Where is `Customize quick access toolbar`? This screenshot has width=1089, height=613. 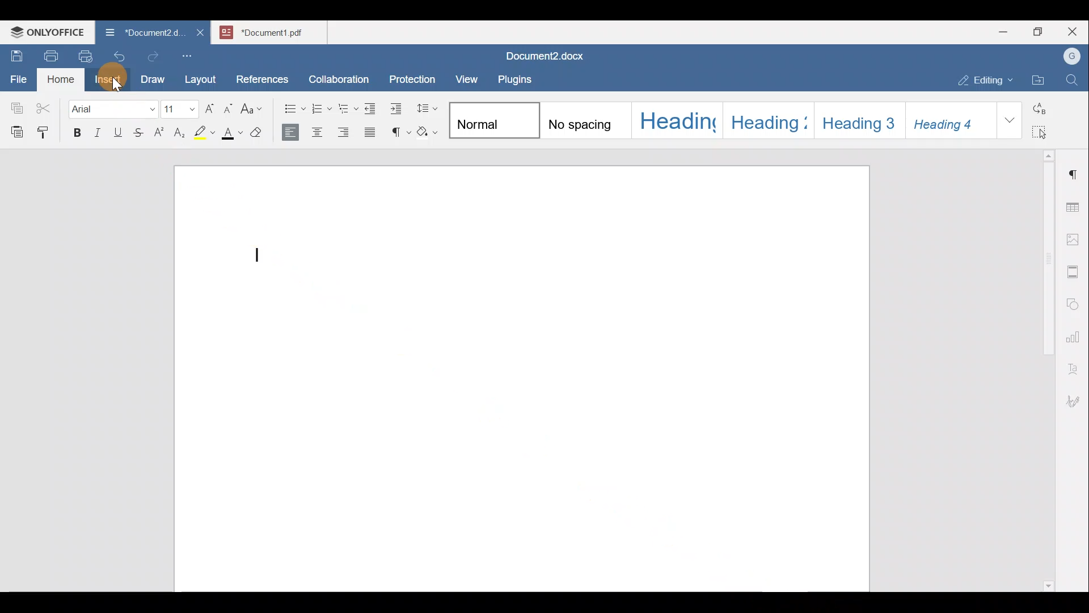
Customize quick access toolbar is located at coordinates (191, 54).